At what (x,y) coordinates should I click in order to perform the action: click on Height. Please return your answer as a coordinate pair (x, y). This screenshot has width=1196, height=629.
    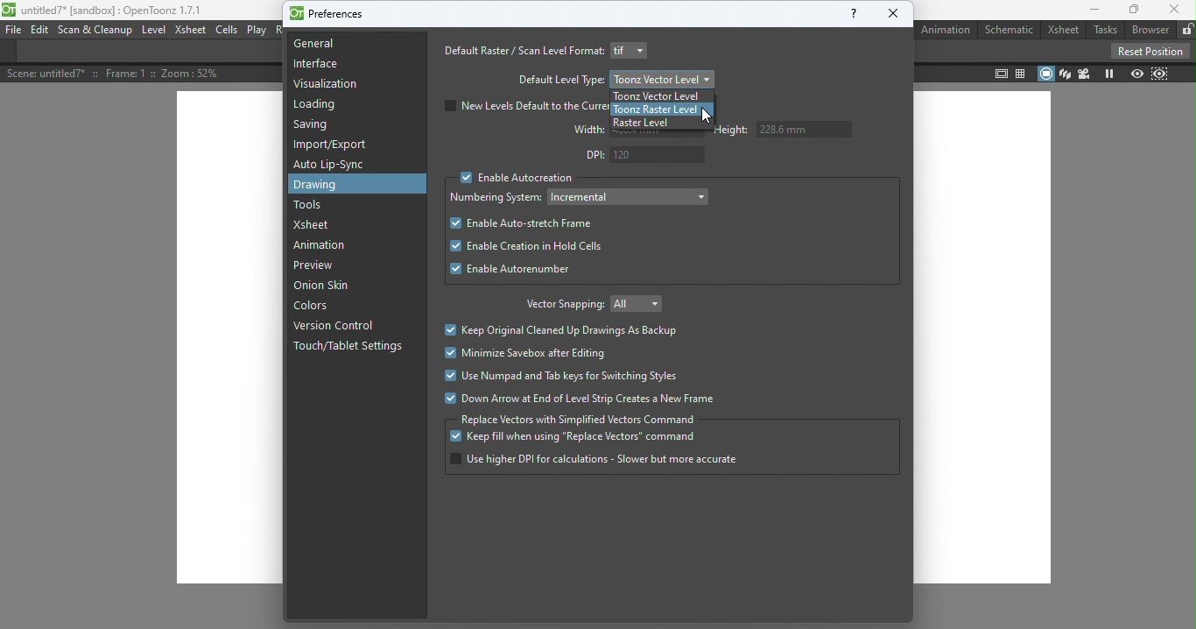
    Looking at the image, I should click on (789, 134).